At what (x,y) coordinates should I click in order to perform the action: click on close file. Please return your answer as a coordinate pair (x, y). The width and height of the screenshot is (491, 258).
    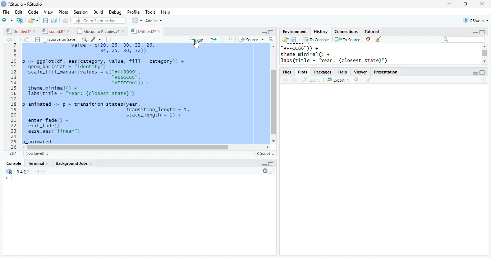
    Looking at the image, I should click on (369, 39).